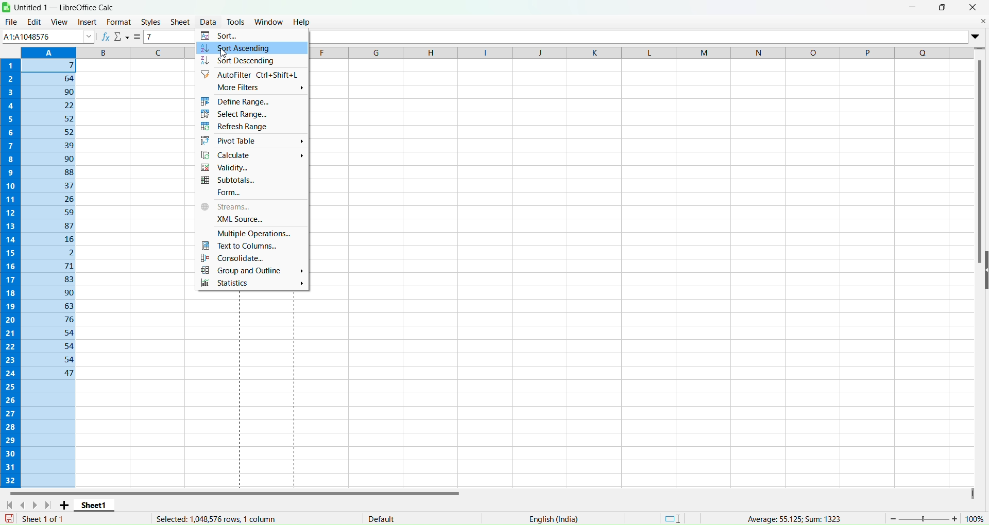 The height and width of the screenshot is (525, 989). What do you see at coordinates (250, 219) in the screenshot?
I see `XML Source` at bounding box center [250, 219].